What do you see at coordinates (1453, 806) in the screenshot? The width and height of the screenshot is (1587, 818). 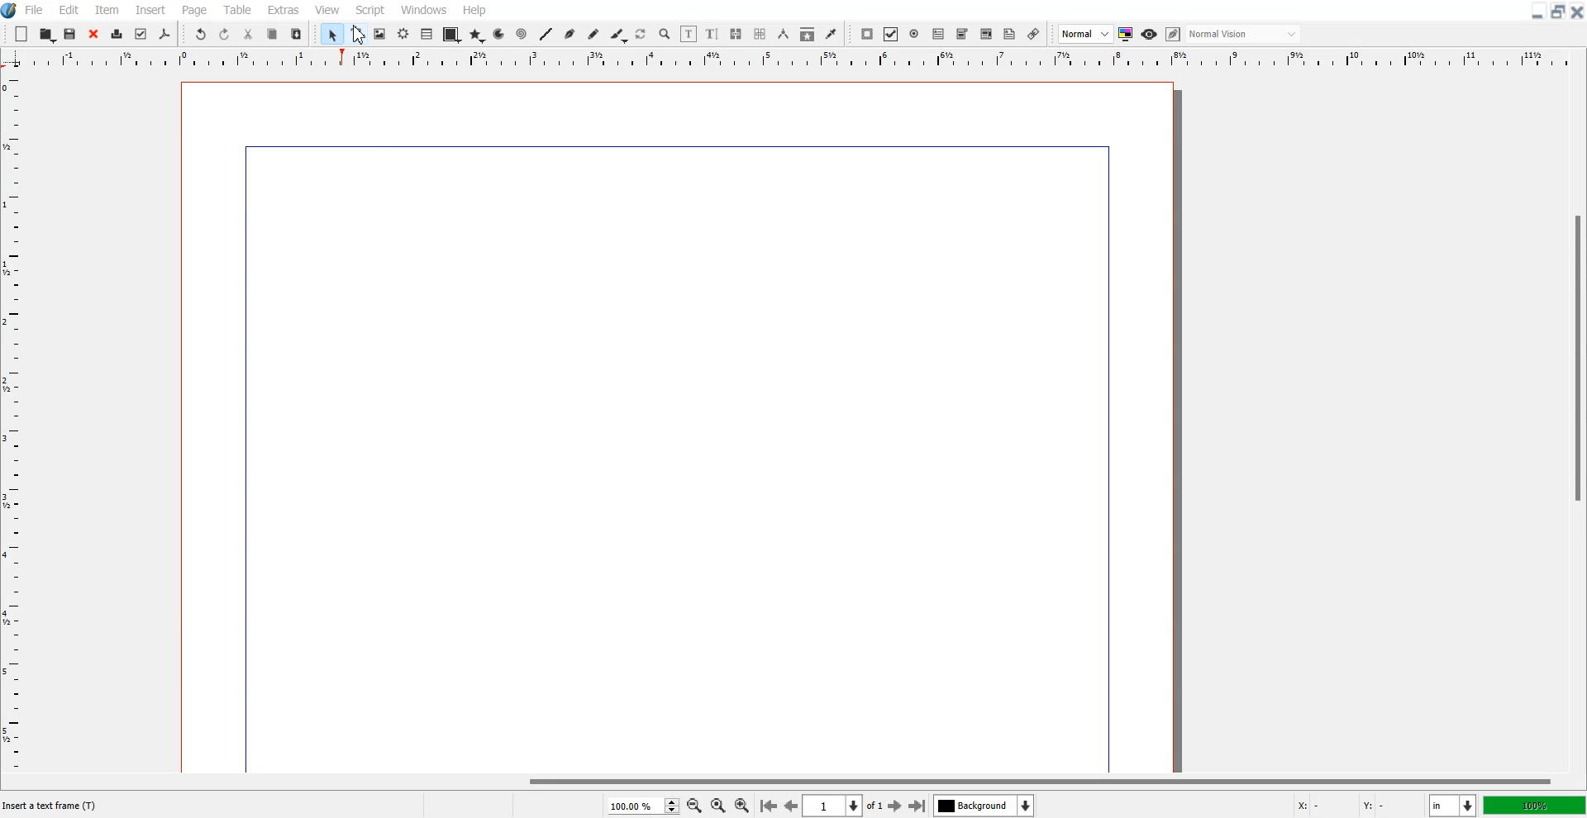 I see `Measurement in Inches` at bounding box center [1453, 806].